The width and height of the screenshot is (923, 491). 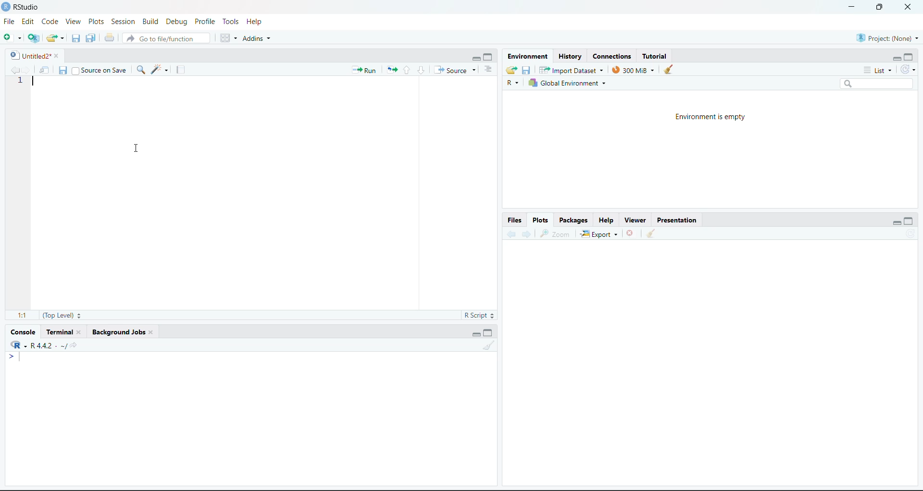 What do you see at coordinates (27, 23) in the screenshot?
I see `Edit` at bounding box center [27, 23].